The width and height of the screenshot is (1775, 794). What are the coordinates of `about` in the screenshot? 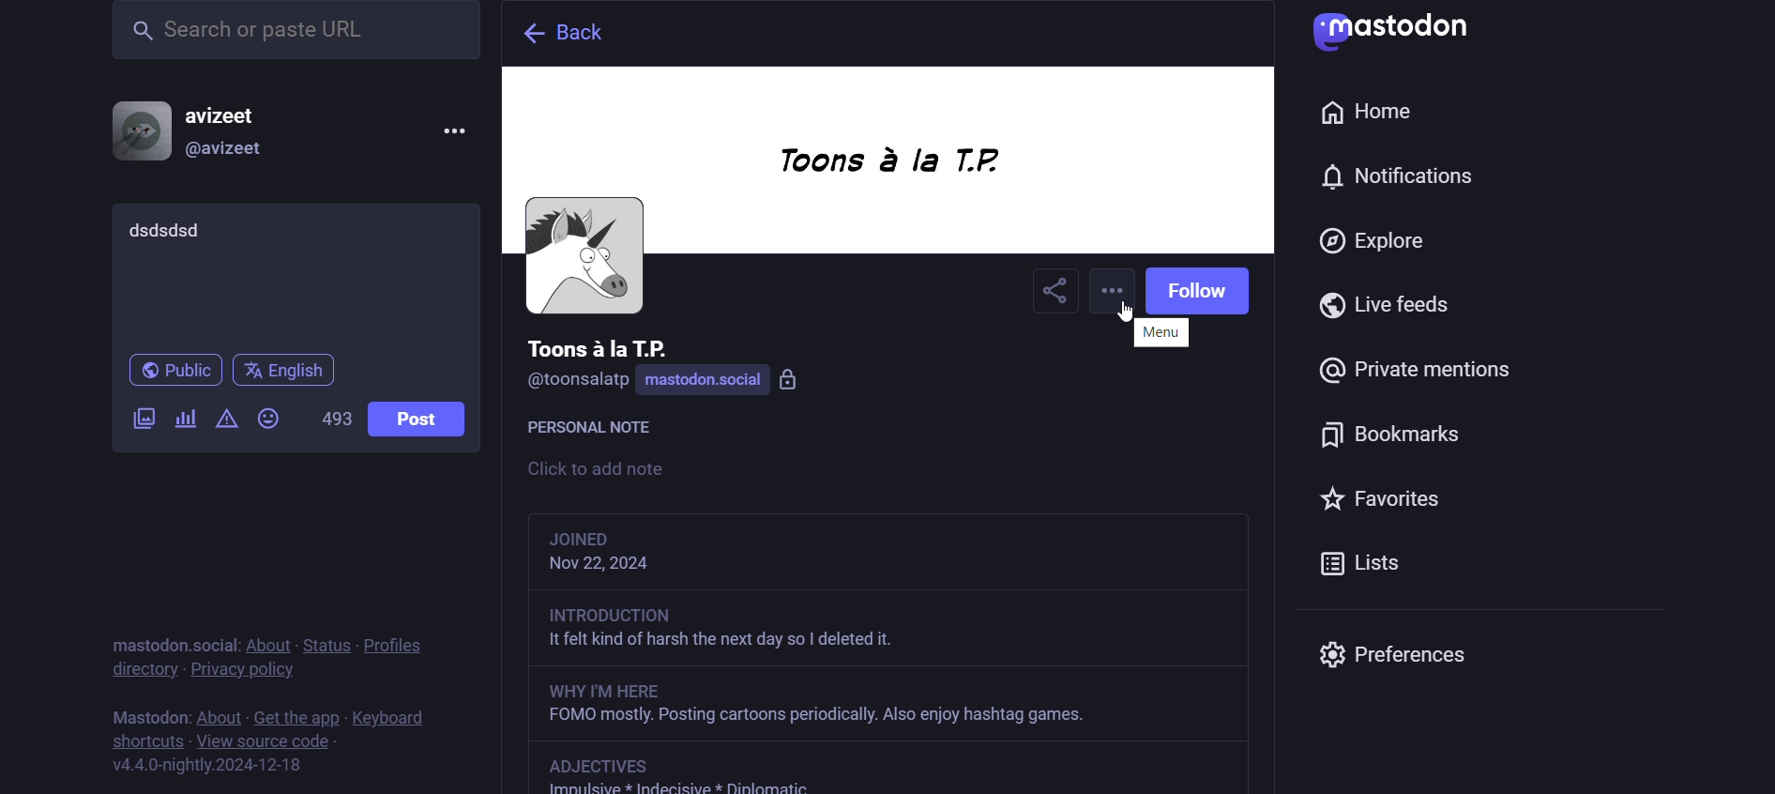 It's located at (217, 710).